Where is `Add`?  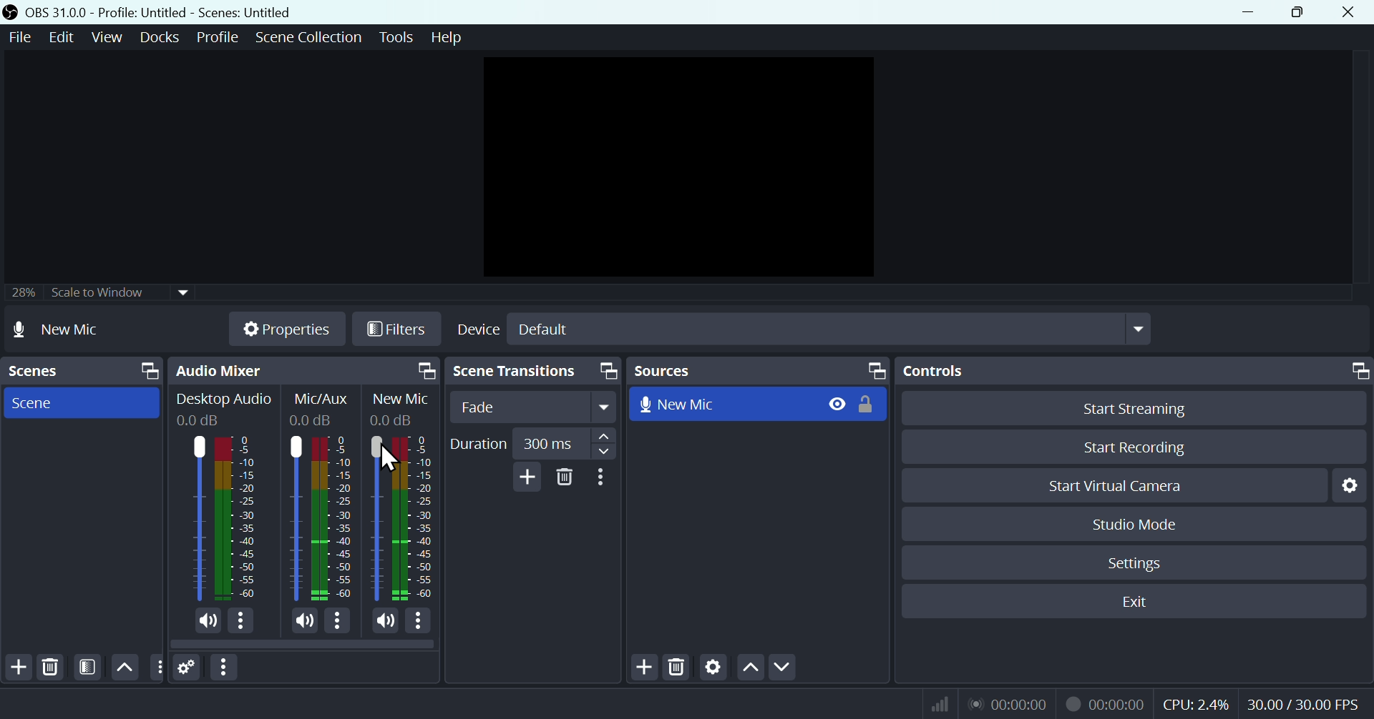
Add is located at coordinates (17, 668).